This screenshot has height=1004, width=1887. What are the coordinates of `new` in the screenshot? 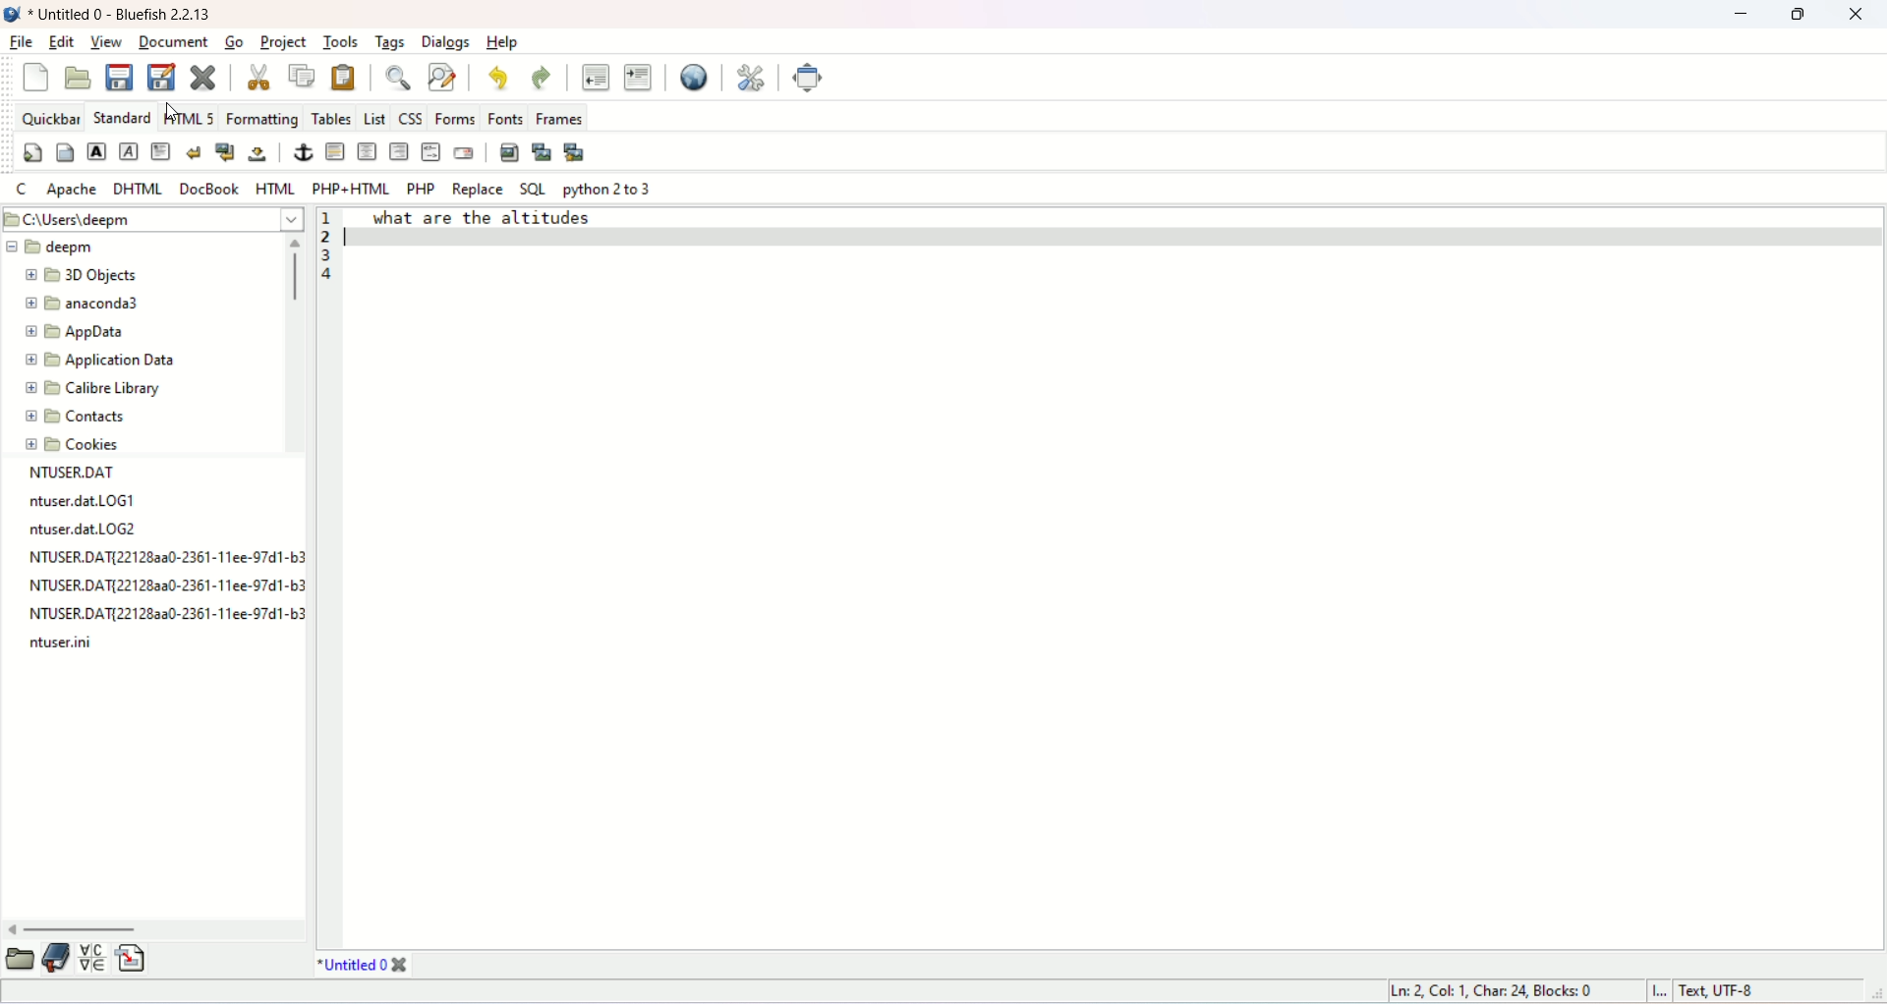 It's located at (31, 79).